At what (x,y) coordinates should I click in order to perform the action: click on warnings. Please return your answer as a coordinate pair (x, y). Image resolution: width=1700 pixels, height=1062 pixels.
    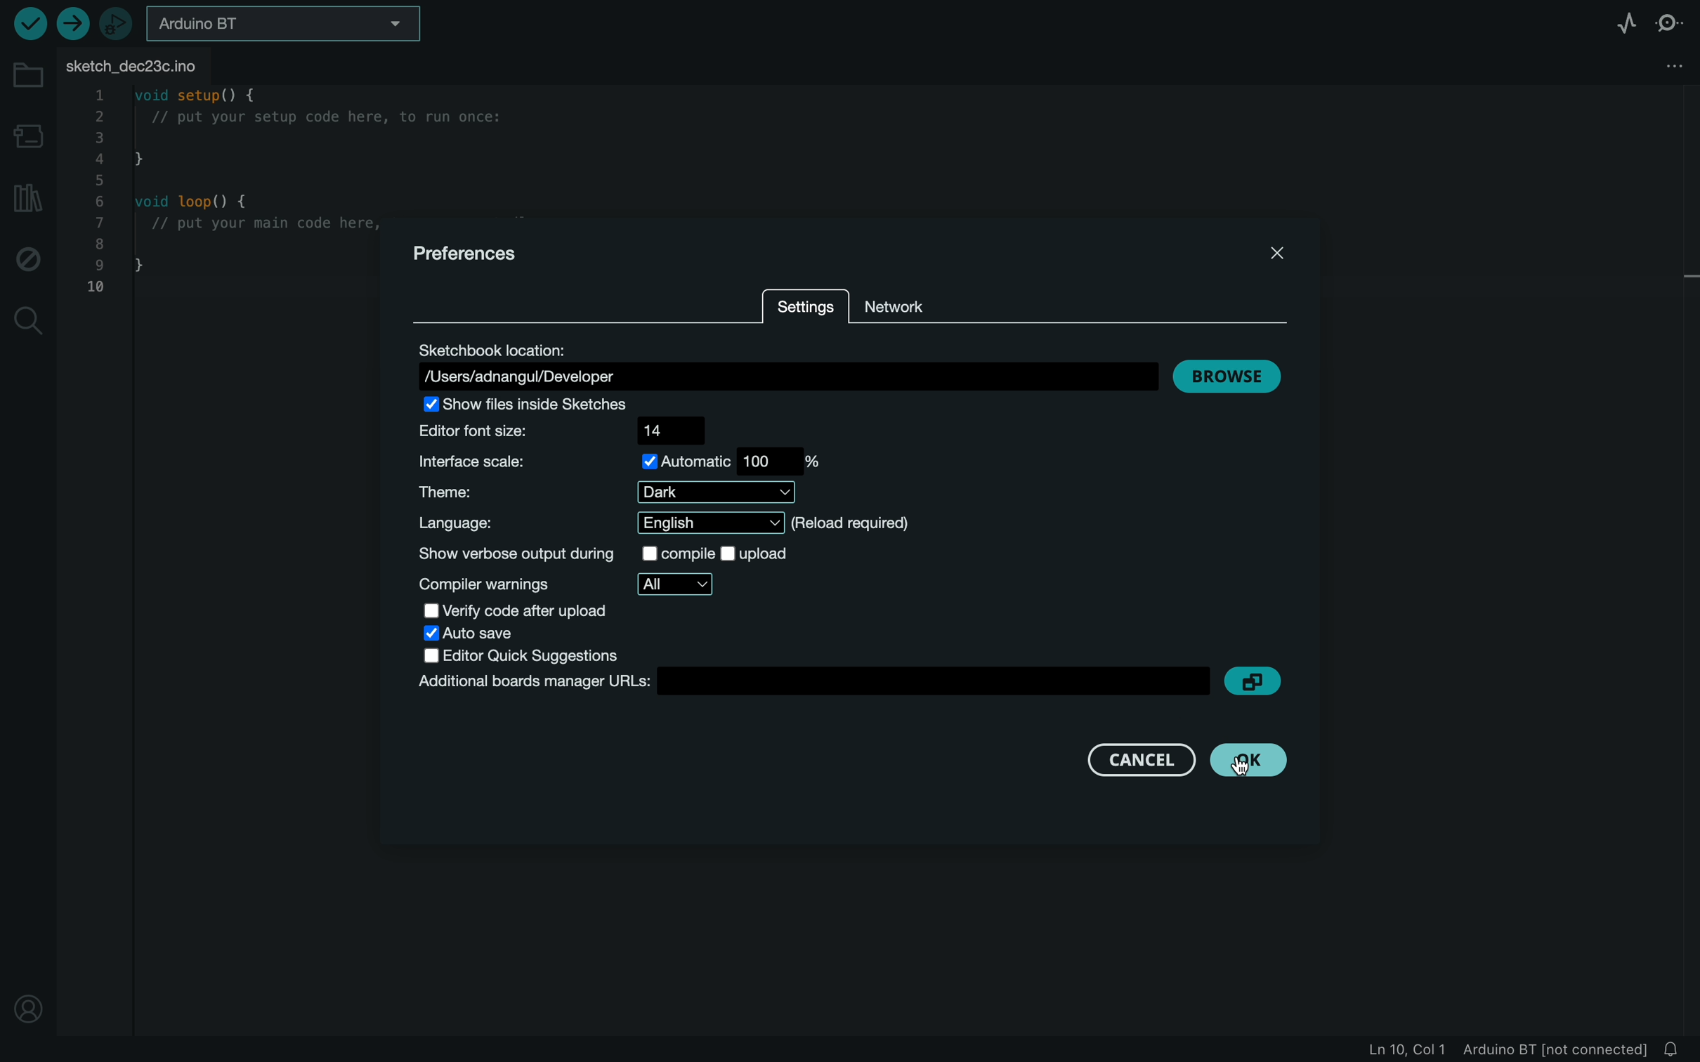
    Looking at the image, I should click on (576, 584).